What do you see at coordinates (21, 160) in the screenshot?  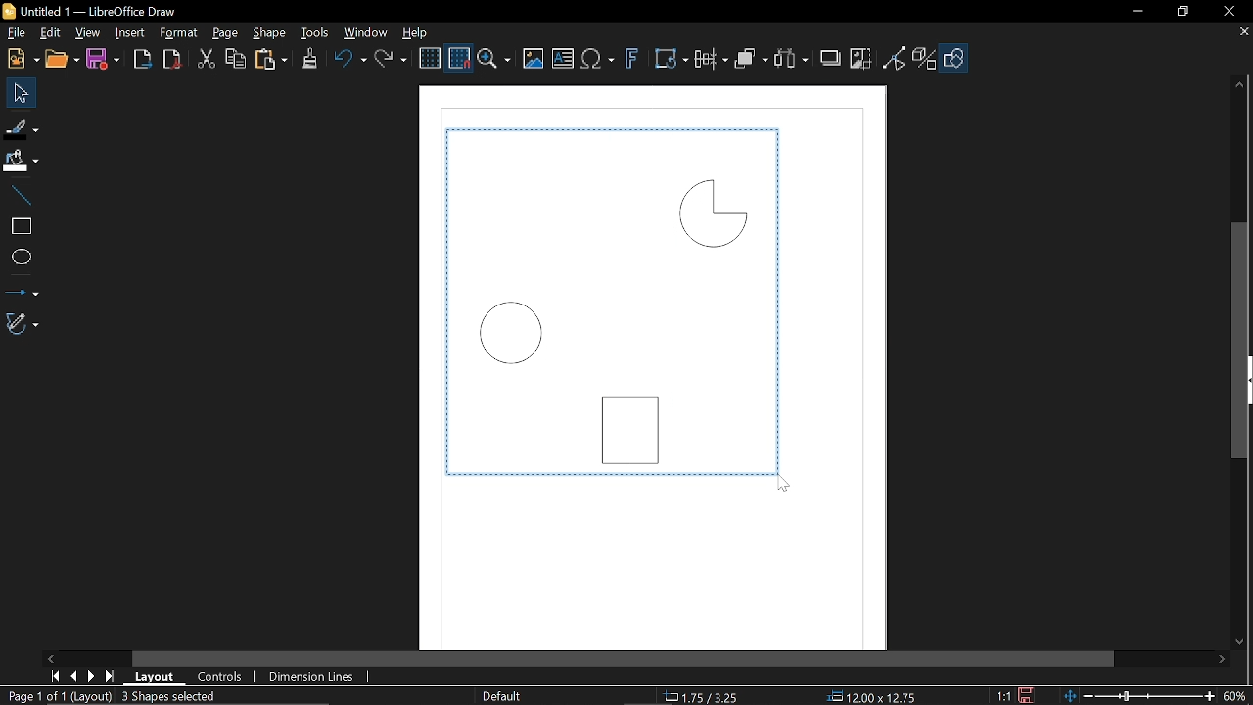 I see `Fill color` at bounding box center [21, 160].